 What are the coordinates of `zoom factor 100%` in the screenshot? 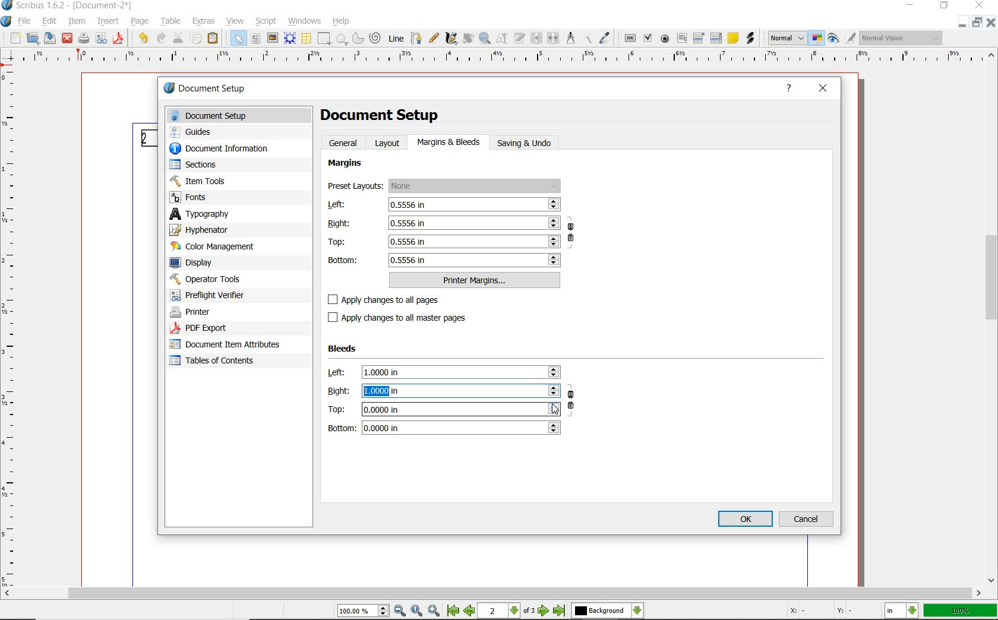 It's located at (961, 611).